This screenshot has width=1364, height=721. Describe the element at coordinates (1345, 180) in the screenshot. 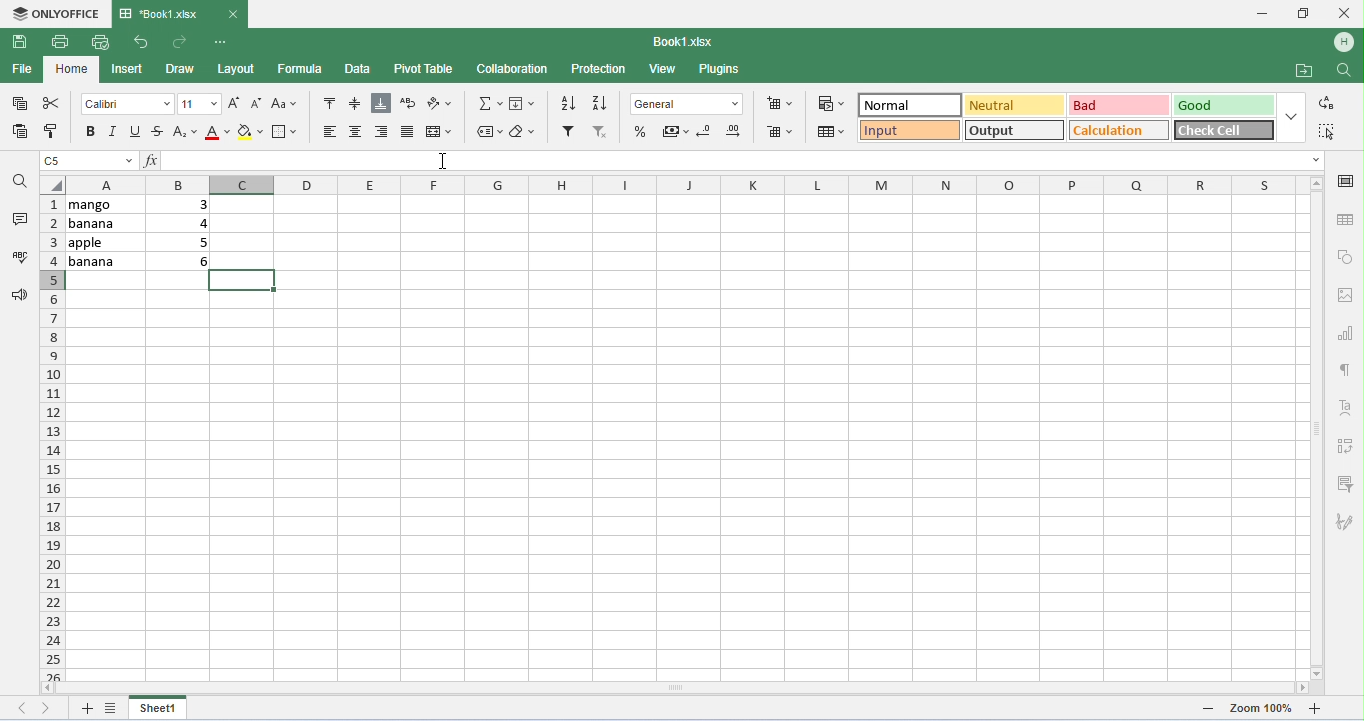

I see `cell settings` at that location.